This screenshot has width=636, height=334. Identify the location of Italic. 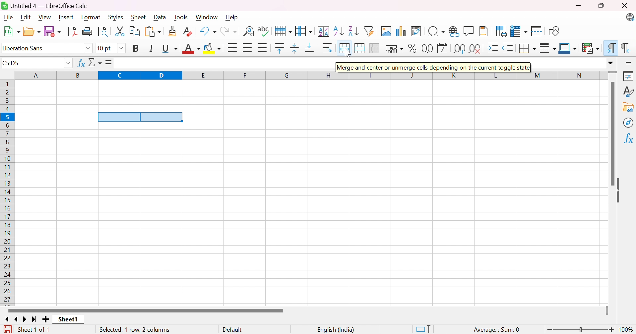
(152, 48).